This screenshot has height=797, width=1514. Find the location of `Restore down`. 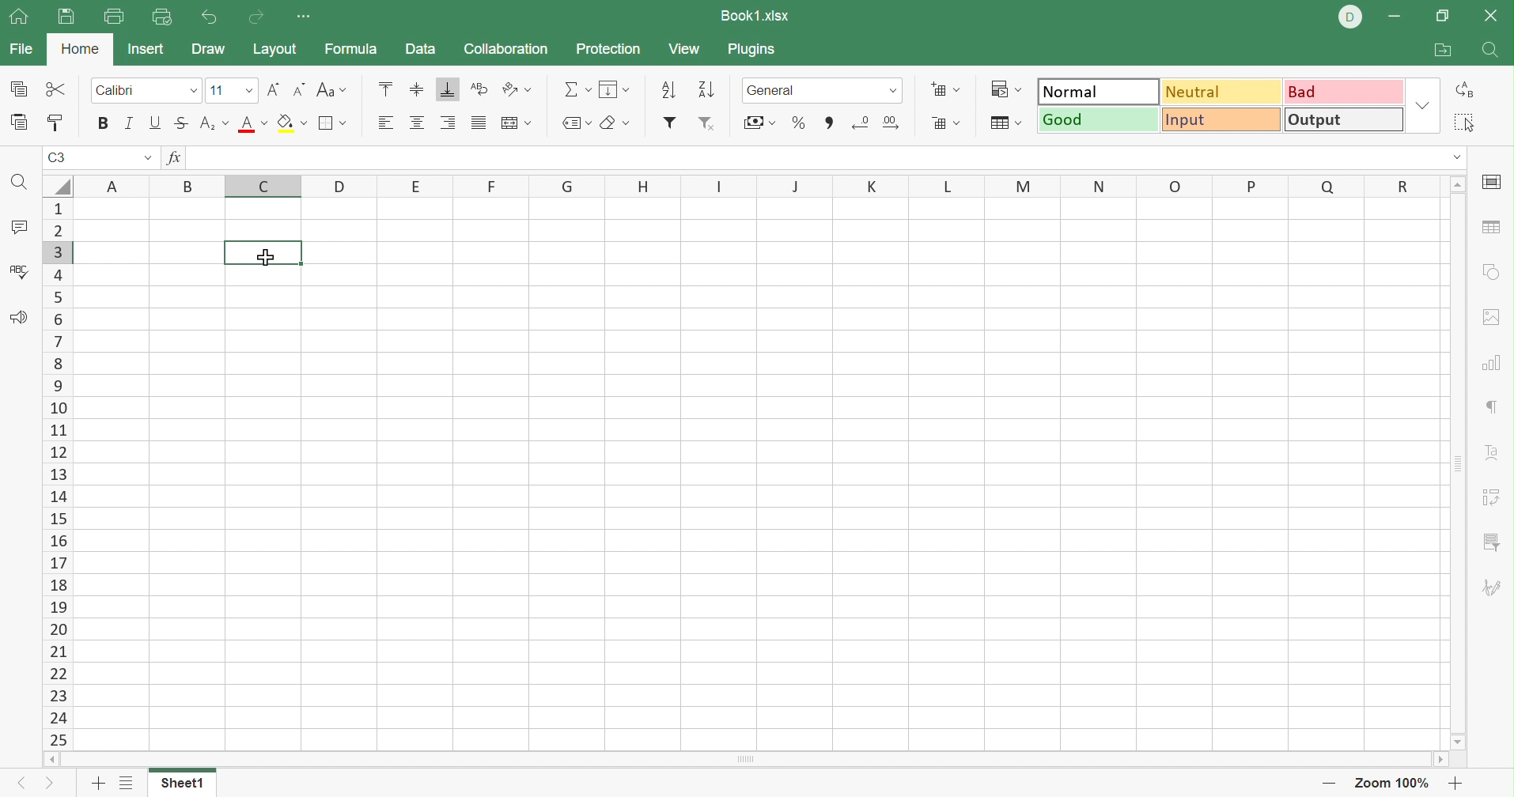

Restore down is located at coordinates (1444, 16).